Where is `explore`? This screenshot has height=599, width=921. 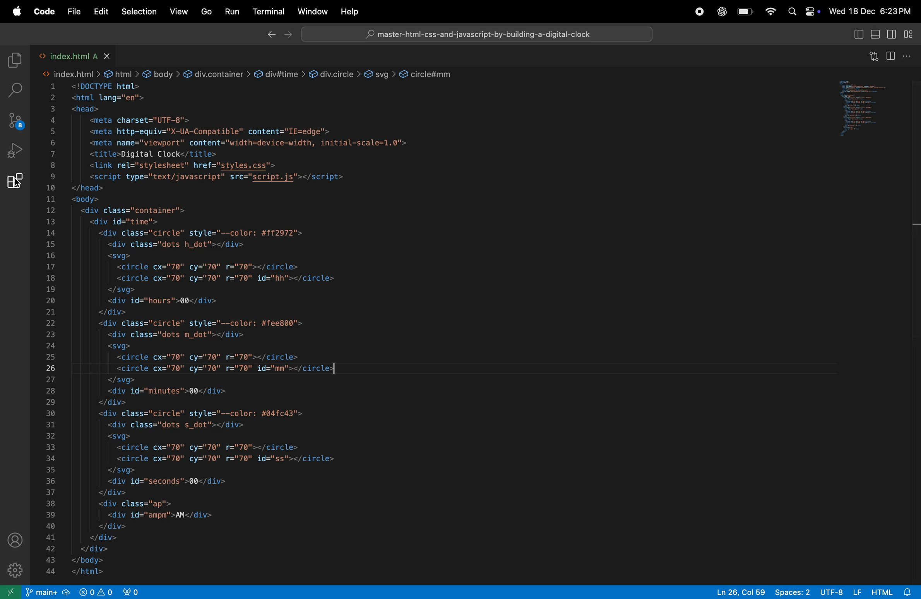
explore is located at coordinates (14, 61).